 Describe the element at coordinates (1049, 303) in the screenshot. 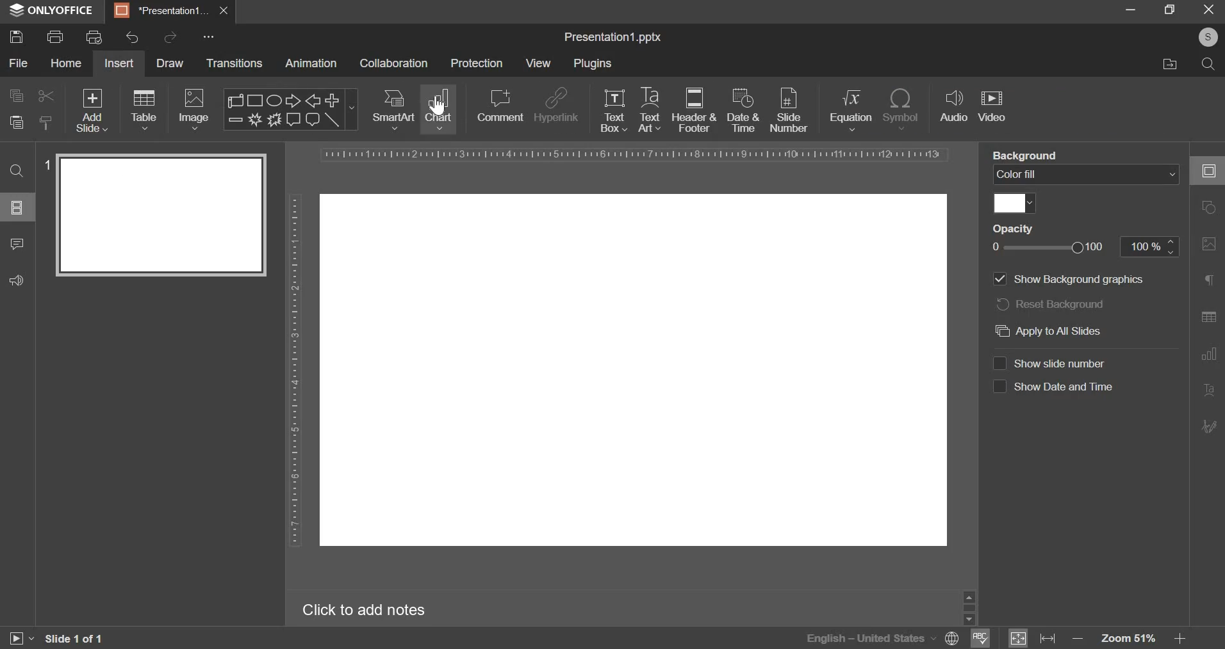

I see `reset background` at that location.